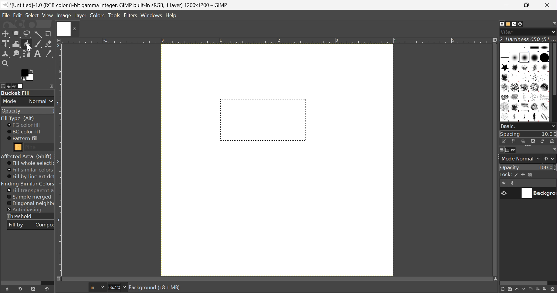  I want to click on Fill by, so click(16, 225).